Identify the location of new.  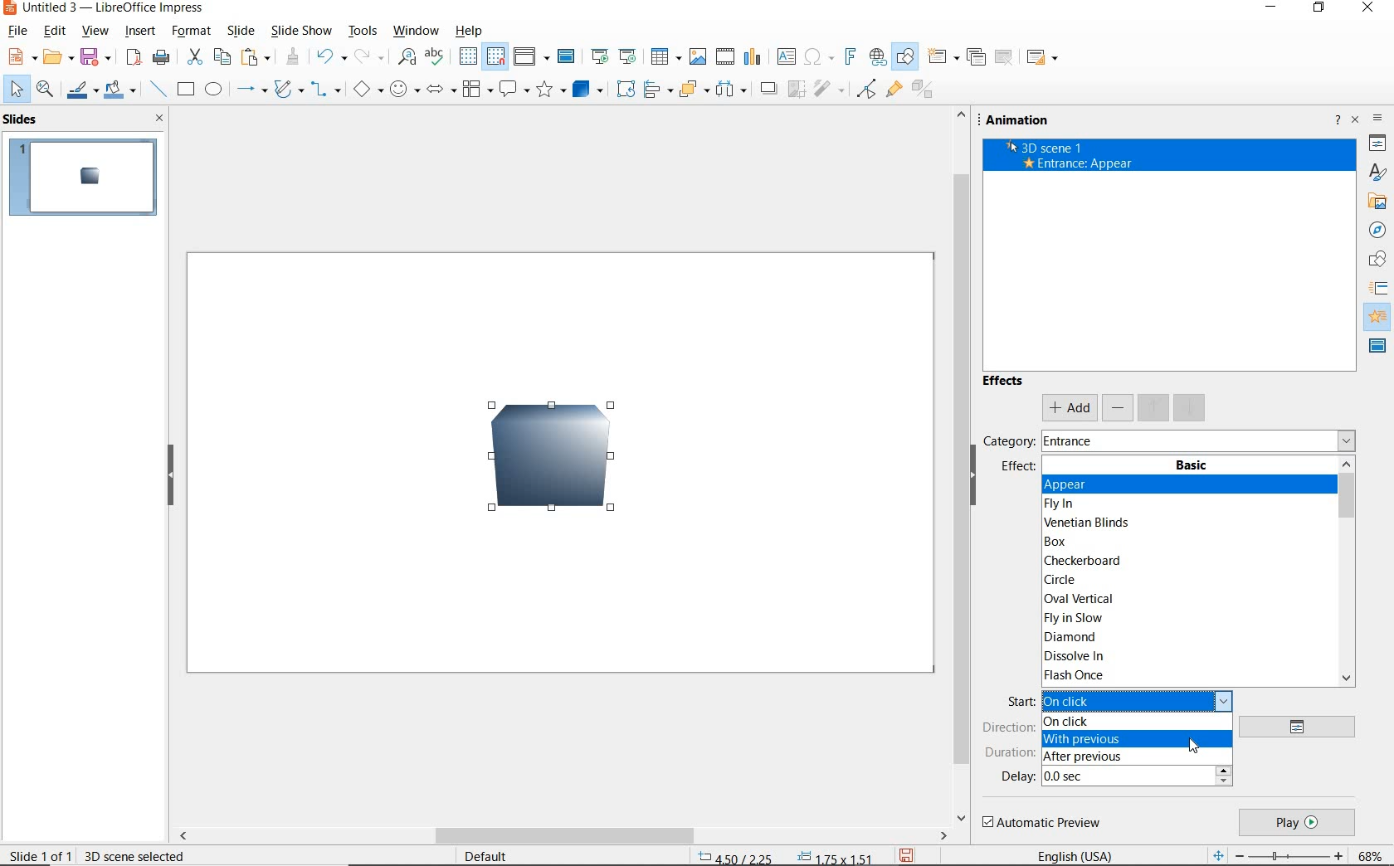
(22, 56).